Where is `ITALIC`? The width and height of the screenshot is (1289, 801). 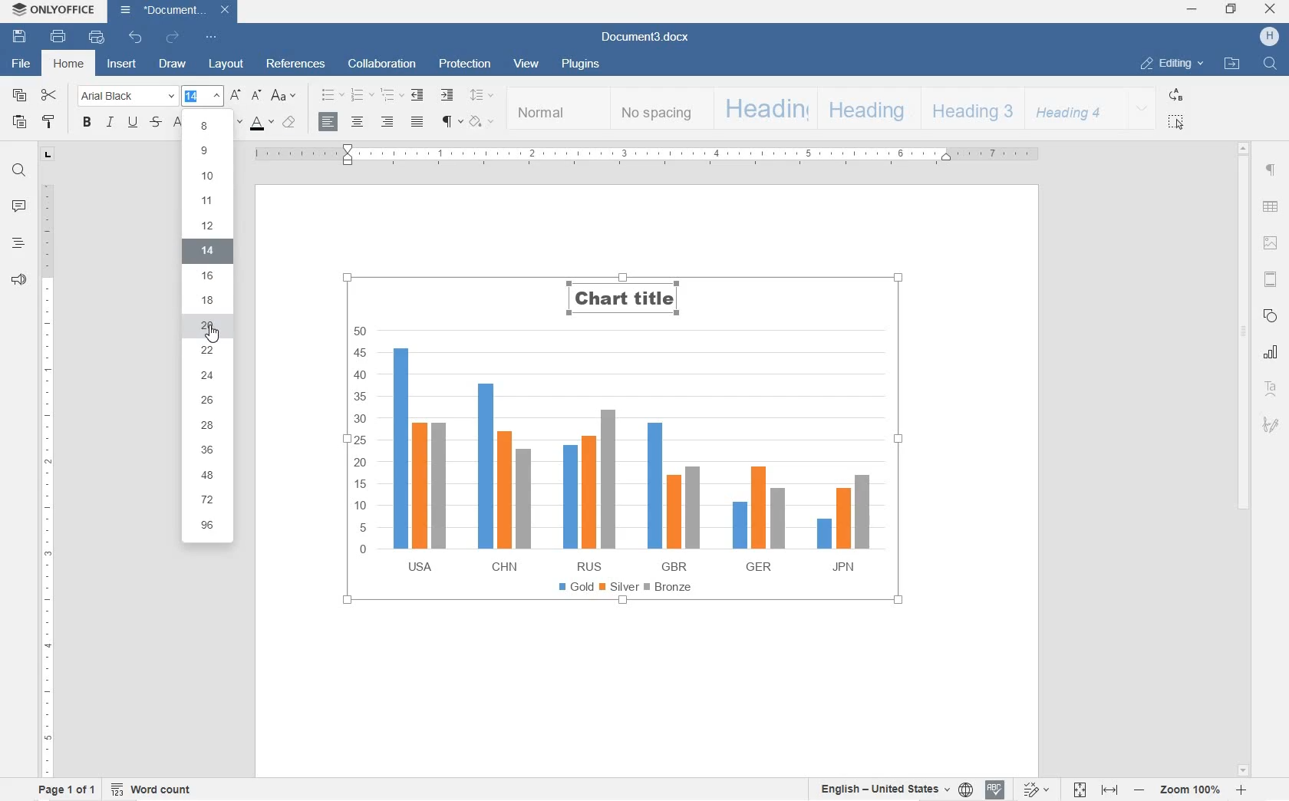
ITALIC is located at coordinates (110, 124).